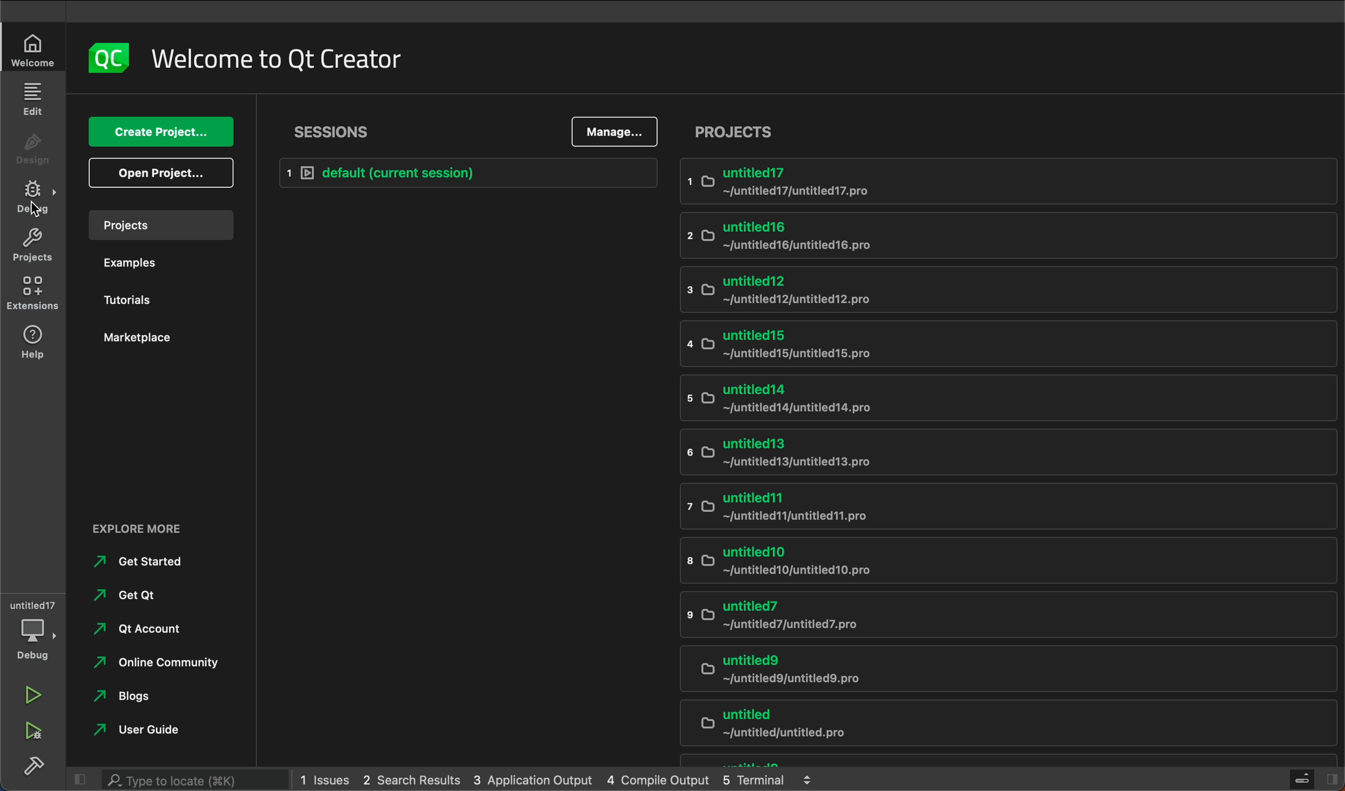 This screenshot has width=1345, height=791. I want to click on EDIT, so click(35, 99).